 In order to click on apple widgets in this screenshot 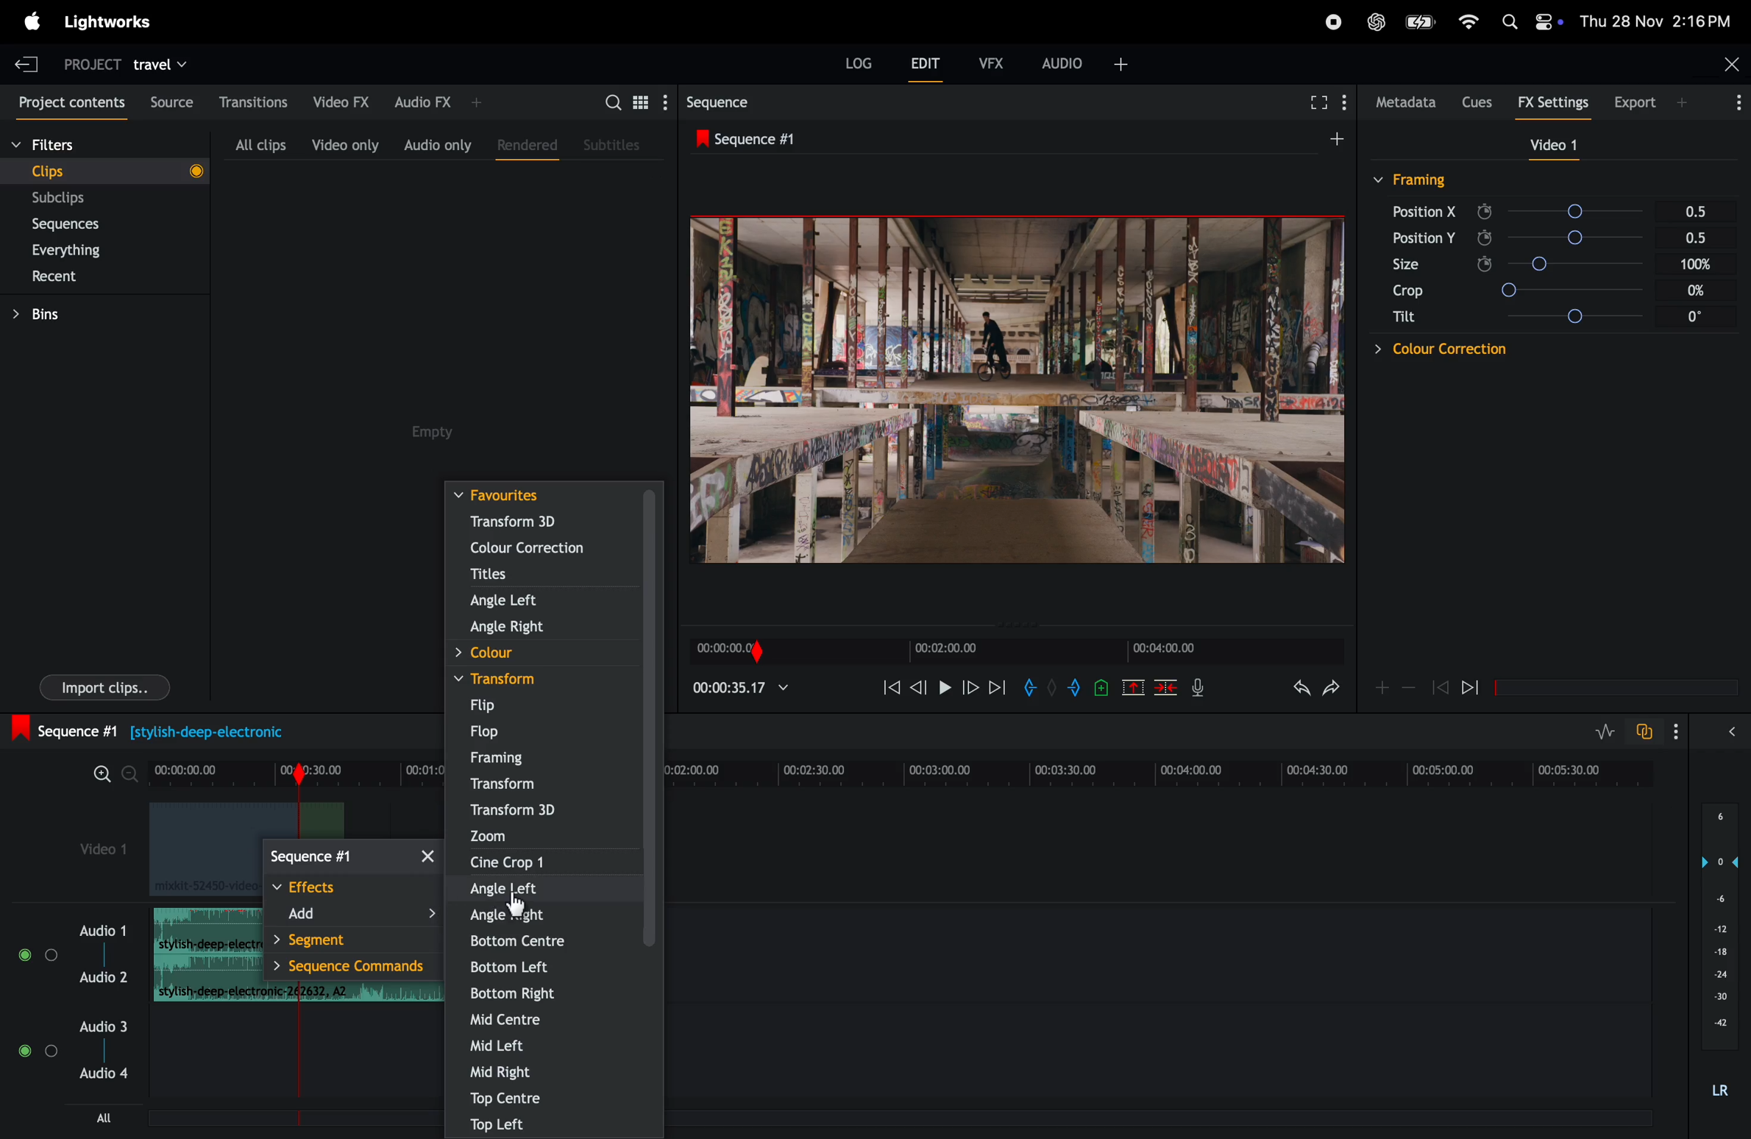, I will do `click(1530, 18)`.